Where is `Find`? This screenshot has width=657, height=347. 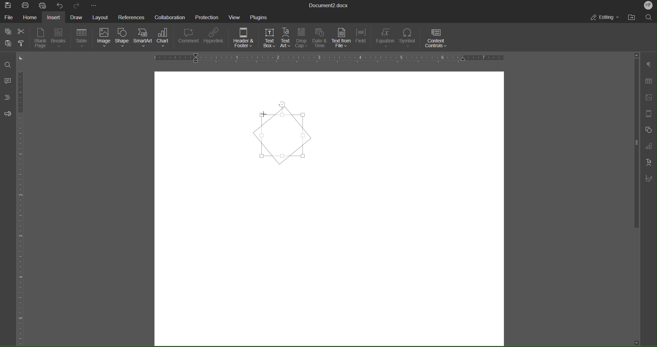
Find is located at coordinates (9, 65).